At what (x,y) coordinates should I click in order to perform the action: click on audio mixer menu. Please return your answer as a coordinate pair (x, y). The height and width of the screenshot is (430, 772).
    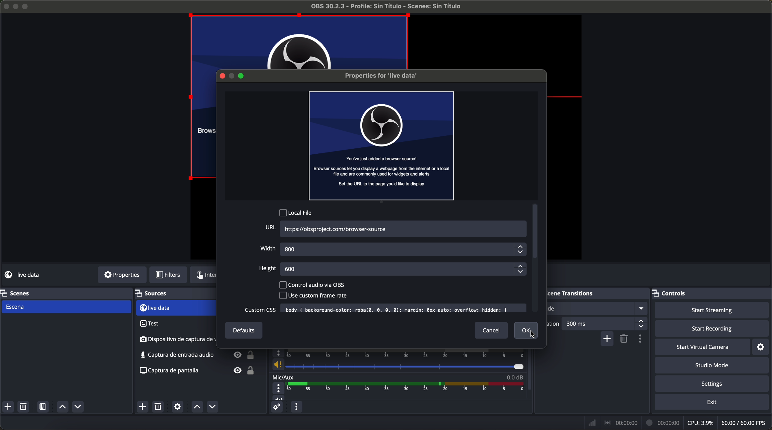
    Looking at the image, I should click on (297, 406).